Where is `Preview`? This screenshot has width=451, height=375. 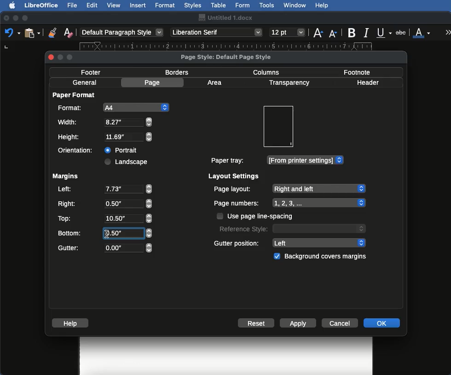 Preview is located at coordinates (278, 127).